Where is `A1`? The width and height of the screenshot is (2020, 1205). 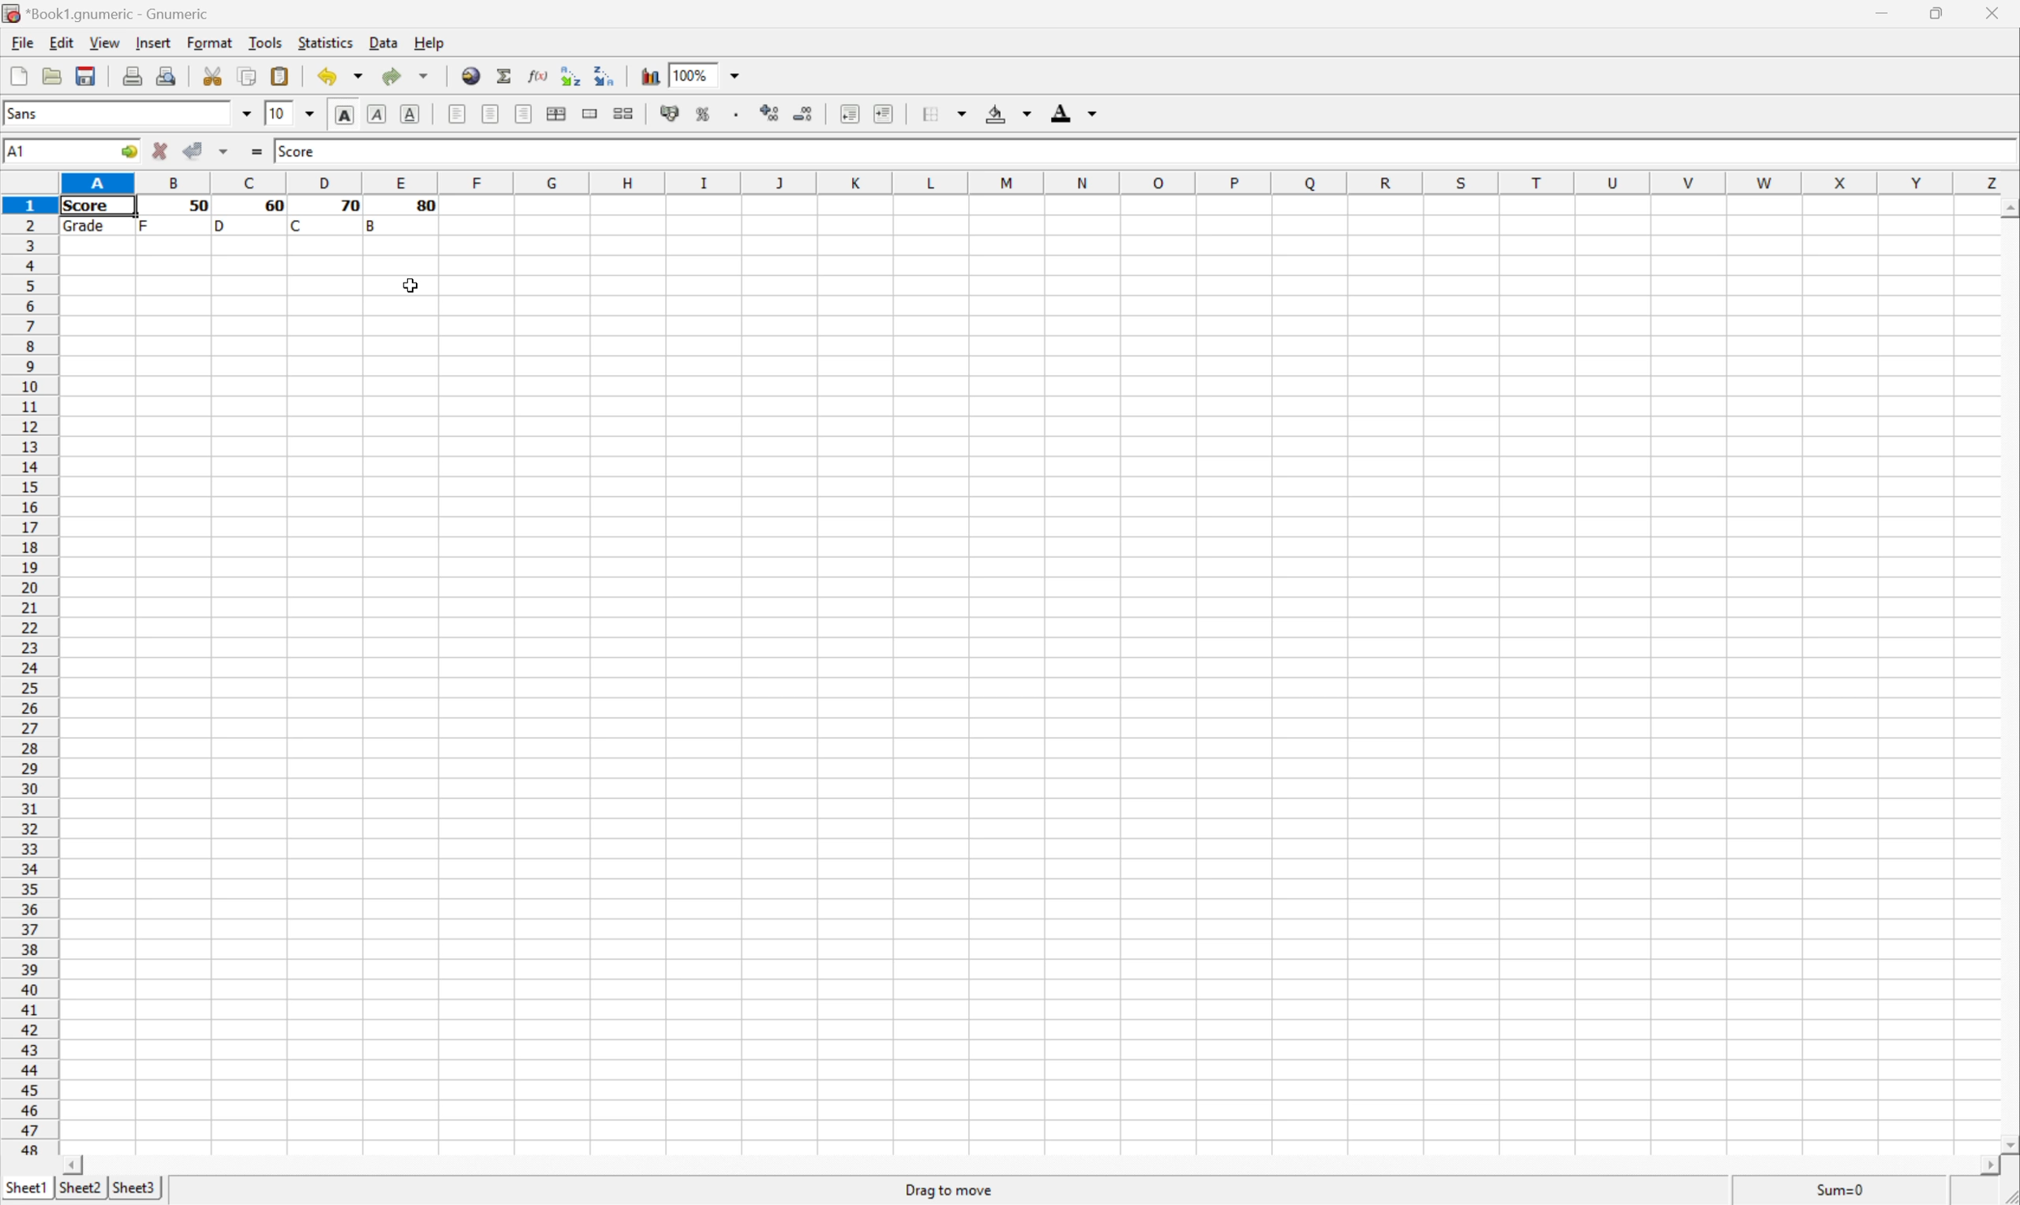
A1 is located at coordinates (18, 152).